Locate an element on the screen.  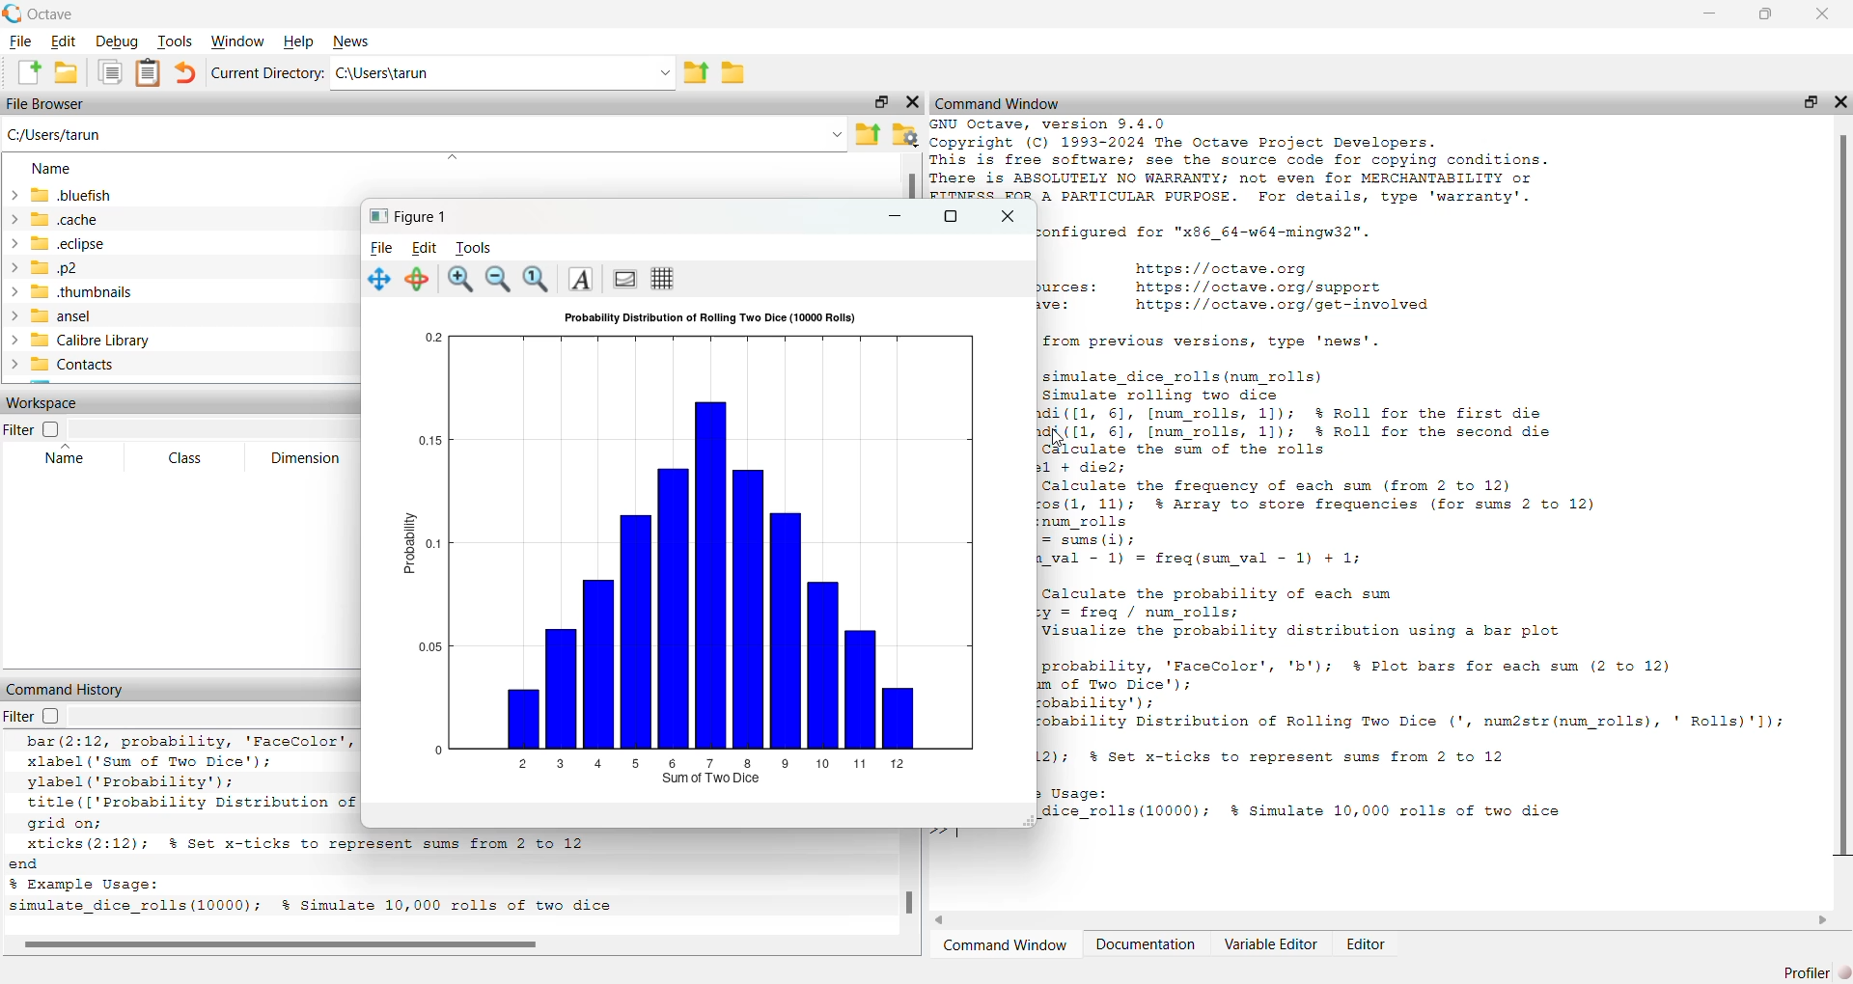
minimise is located at coordinates (883, 213).